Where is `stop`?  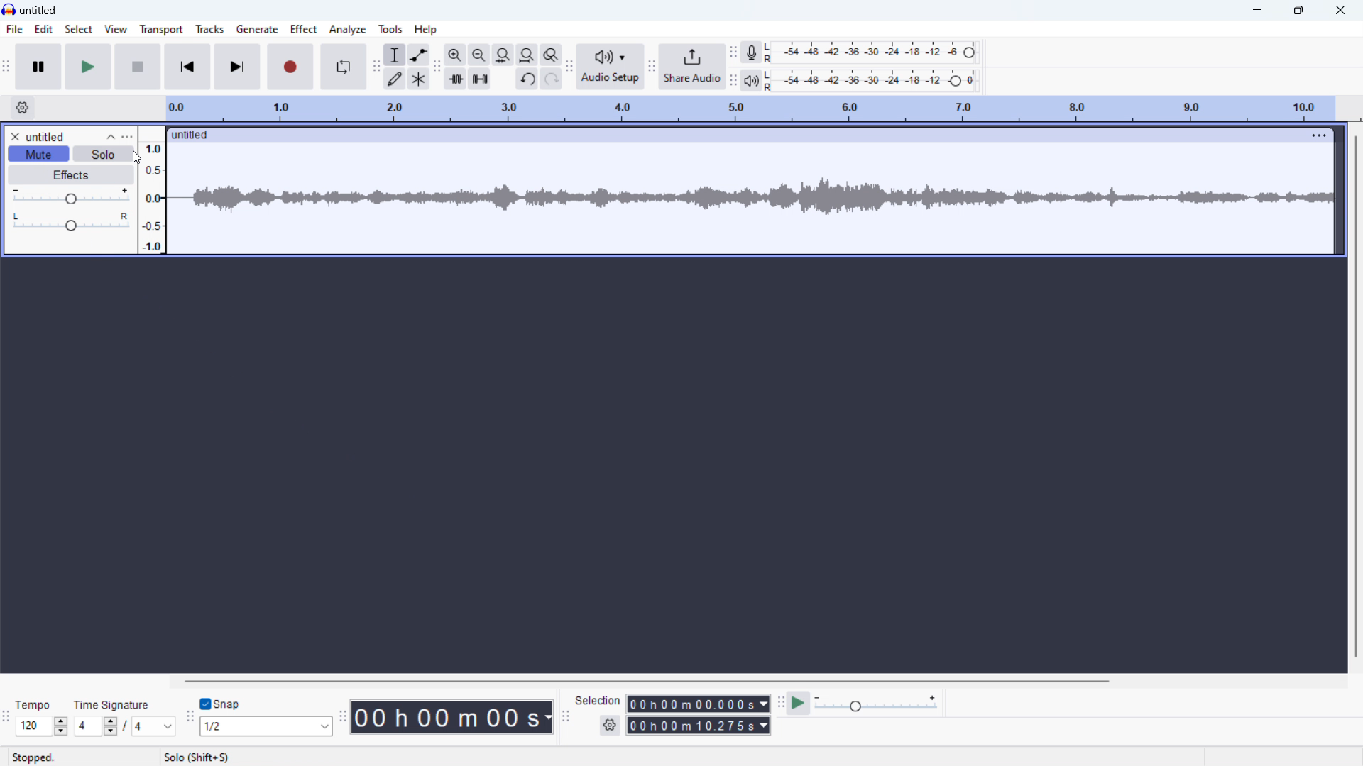
stop is located at coordinates (138, 66).